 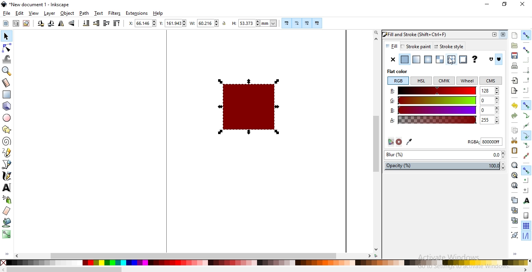 What do you see at coordinates (491, 81) in the screenshot?
I see `CMS` at bounding box center [491, 81].